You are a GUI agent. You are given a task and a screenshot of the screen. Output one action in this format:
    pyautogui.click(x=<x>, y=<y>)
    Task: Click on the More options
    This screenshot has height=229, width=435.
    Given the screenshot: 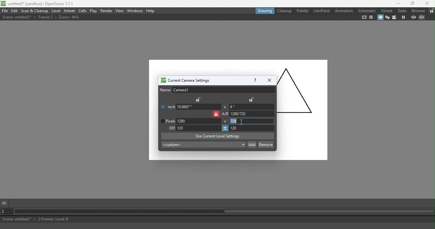 What is the action you would take?
    pyautogui.click(x=5, y=203)
    